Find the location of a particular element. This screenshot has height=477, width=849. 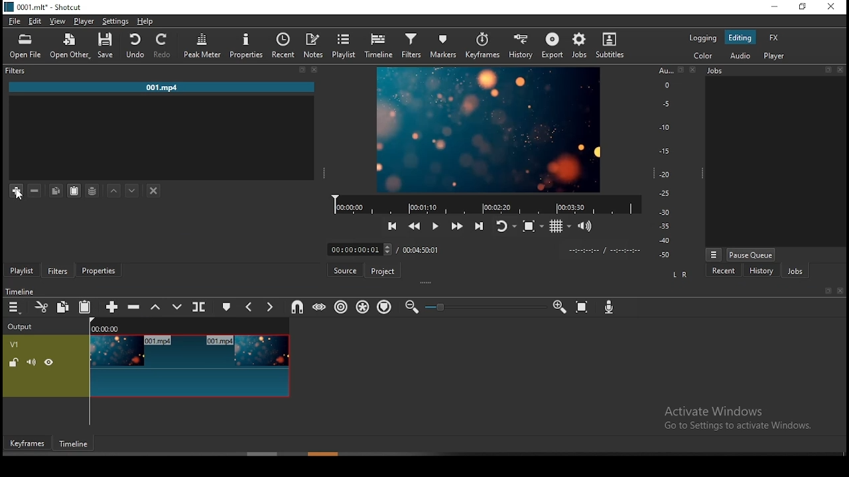

jobs is located at coordinates (579, 48).